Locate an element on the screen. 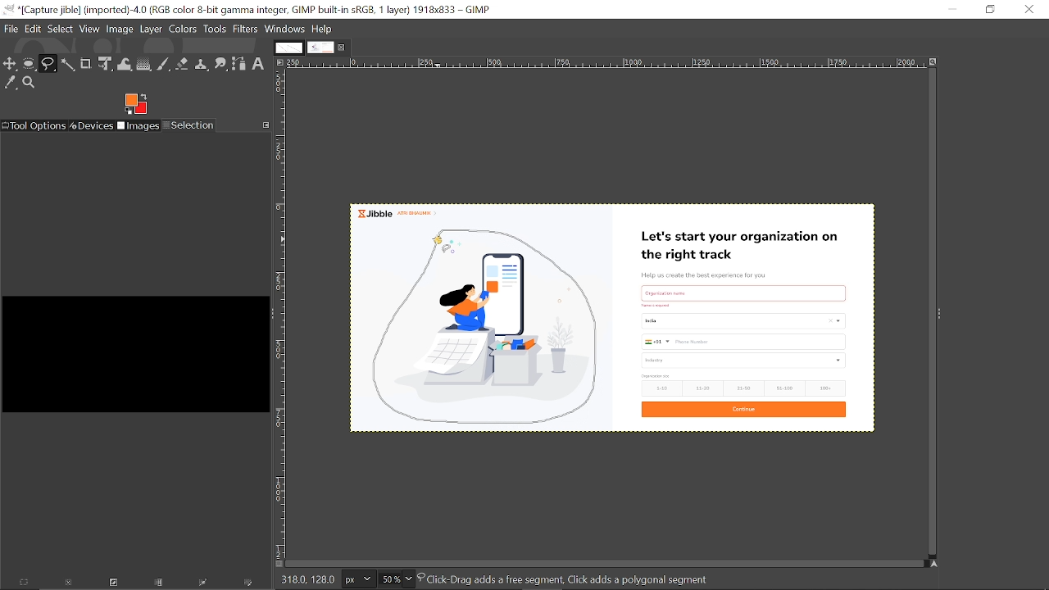 This screenshot has width=1049, height=590.  is located at coordinates (215, 29).